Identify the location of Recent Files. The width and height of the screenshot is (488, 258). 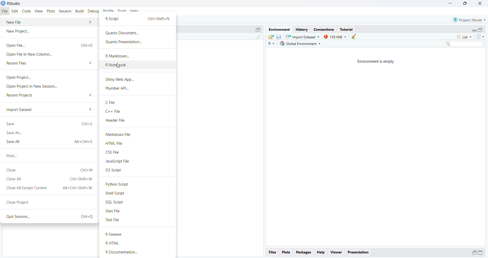
(49, 63).